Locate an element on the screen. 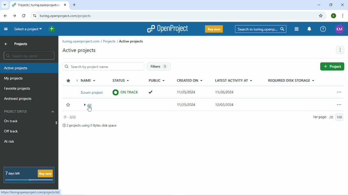  12/02/2024 is located at coordinates (226, 104).